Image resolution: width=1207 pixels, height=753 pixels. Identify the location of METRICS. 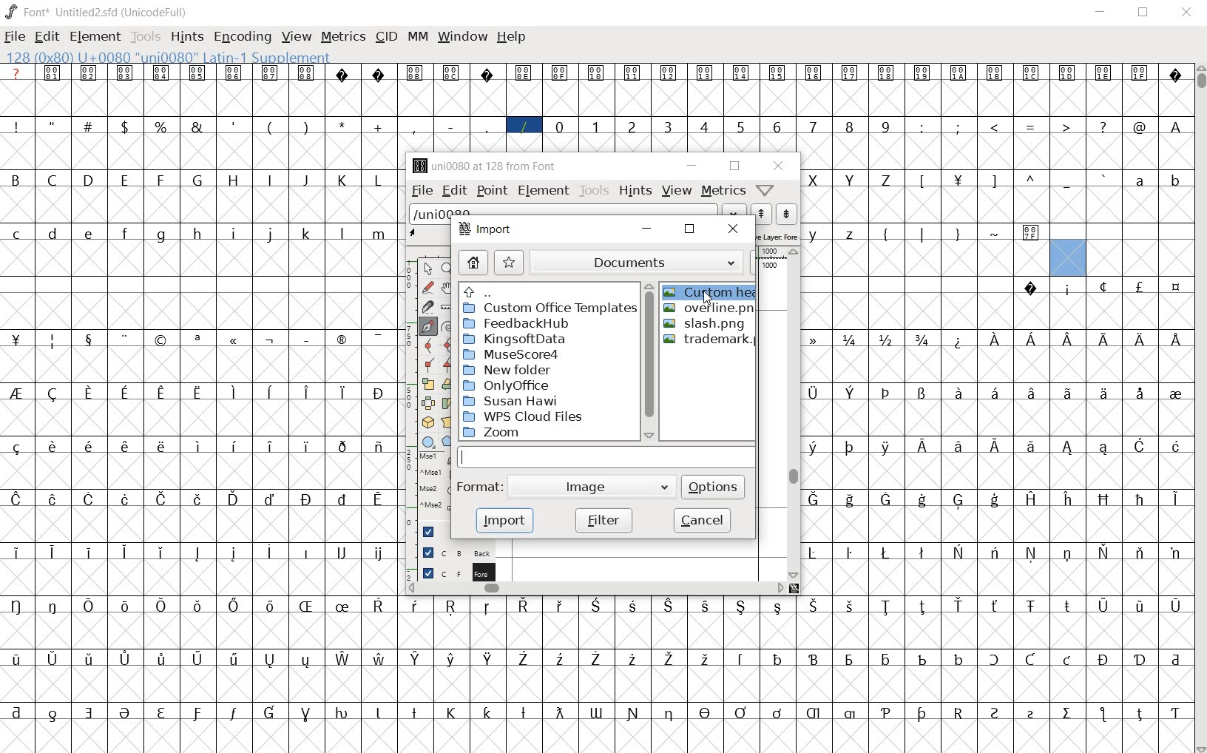
(343, 36).